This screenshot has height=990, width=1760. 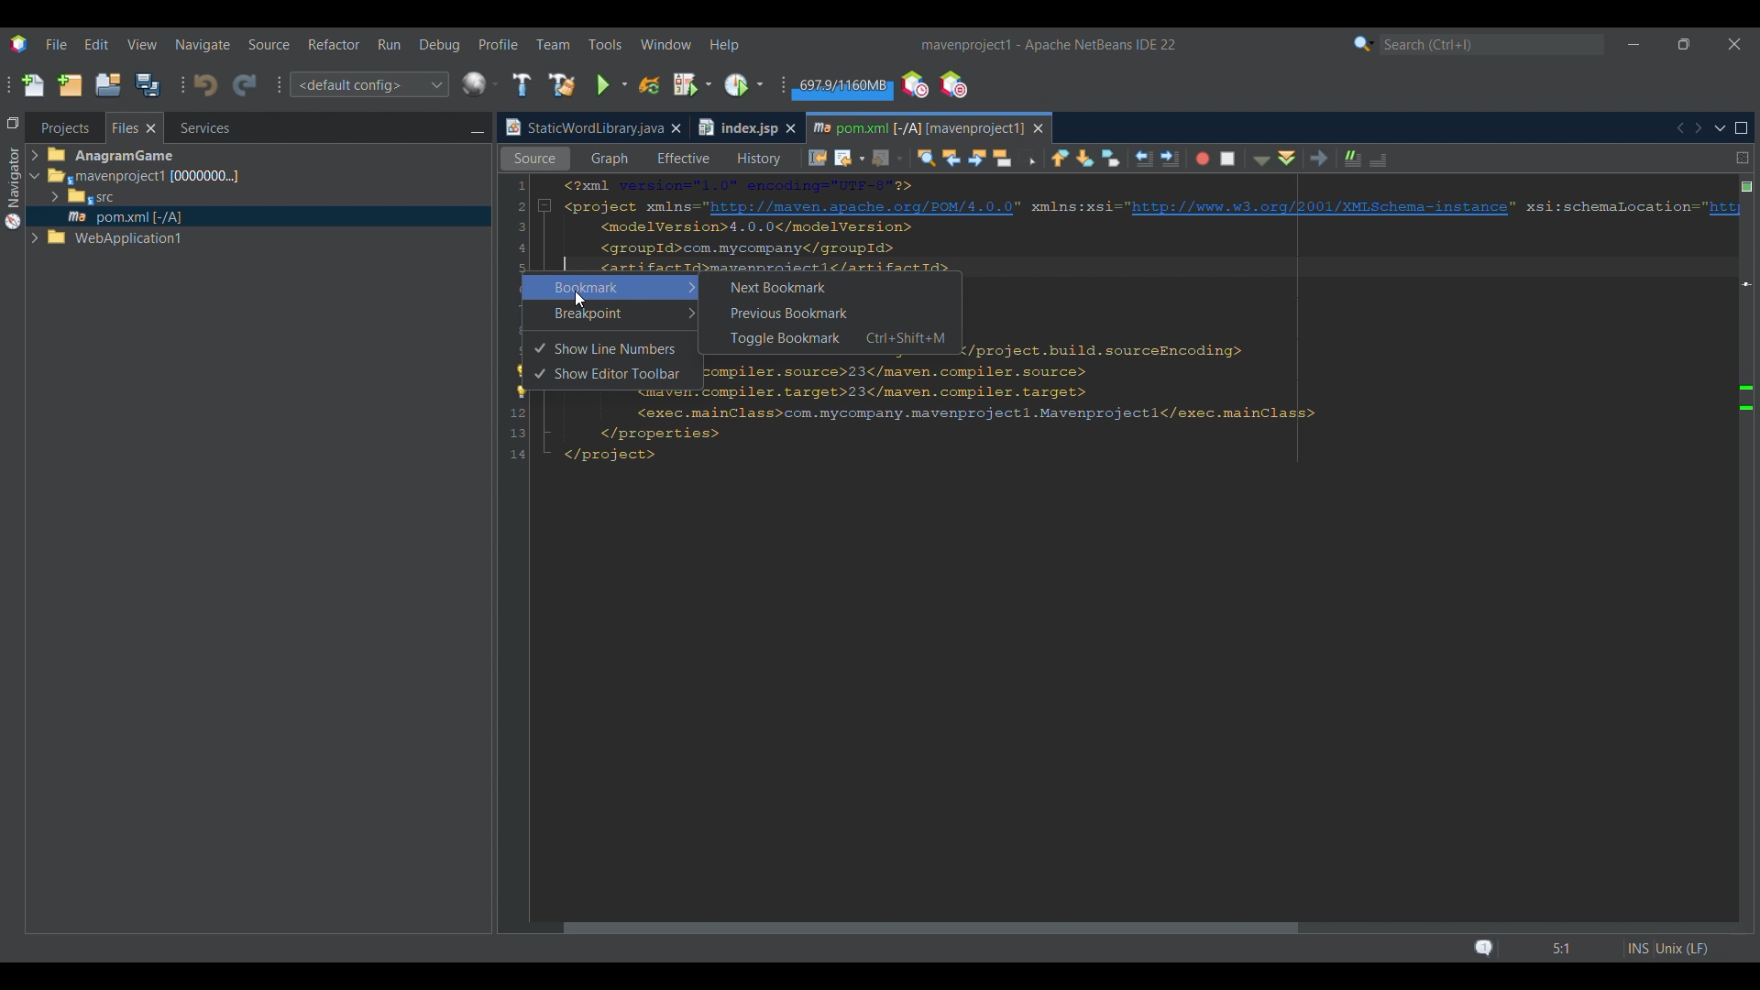 What do you see at coordinates (666, 44) in the screenshot?
I see `Window menu` at bounding box center [666, 44].